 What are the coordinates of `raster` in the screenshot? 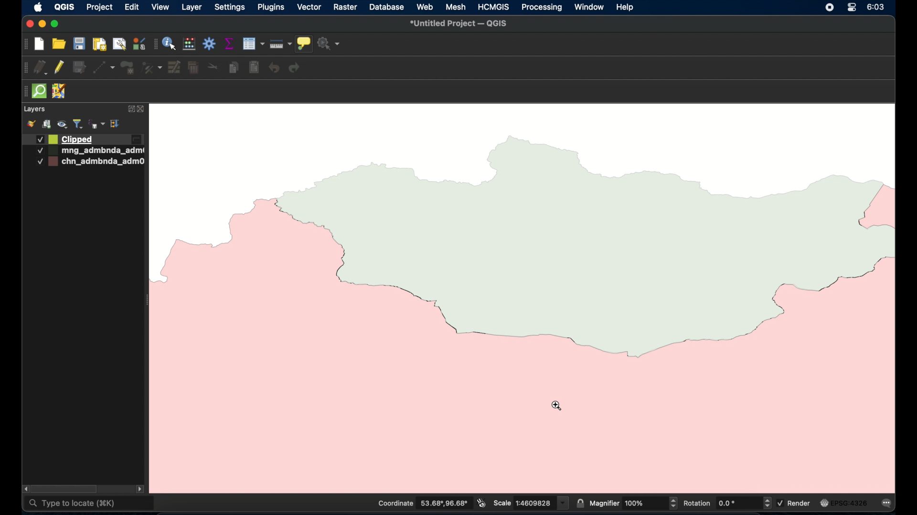 It's located at (344, 8).